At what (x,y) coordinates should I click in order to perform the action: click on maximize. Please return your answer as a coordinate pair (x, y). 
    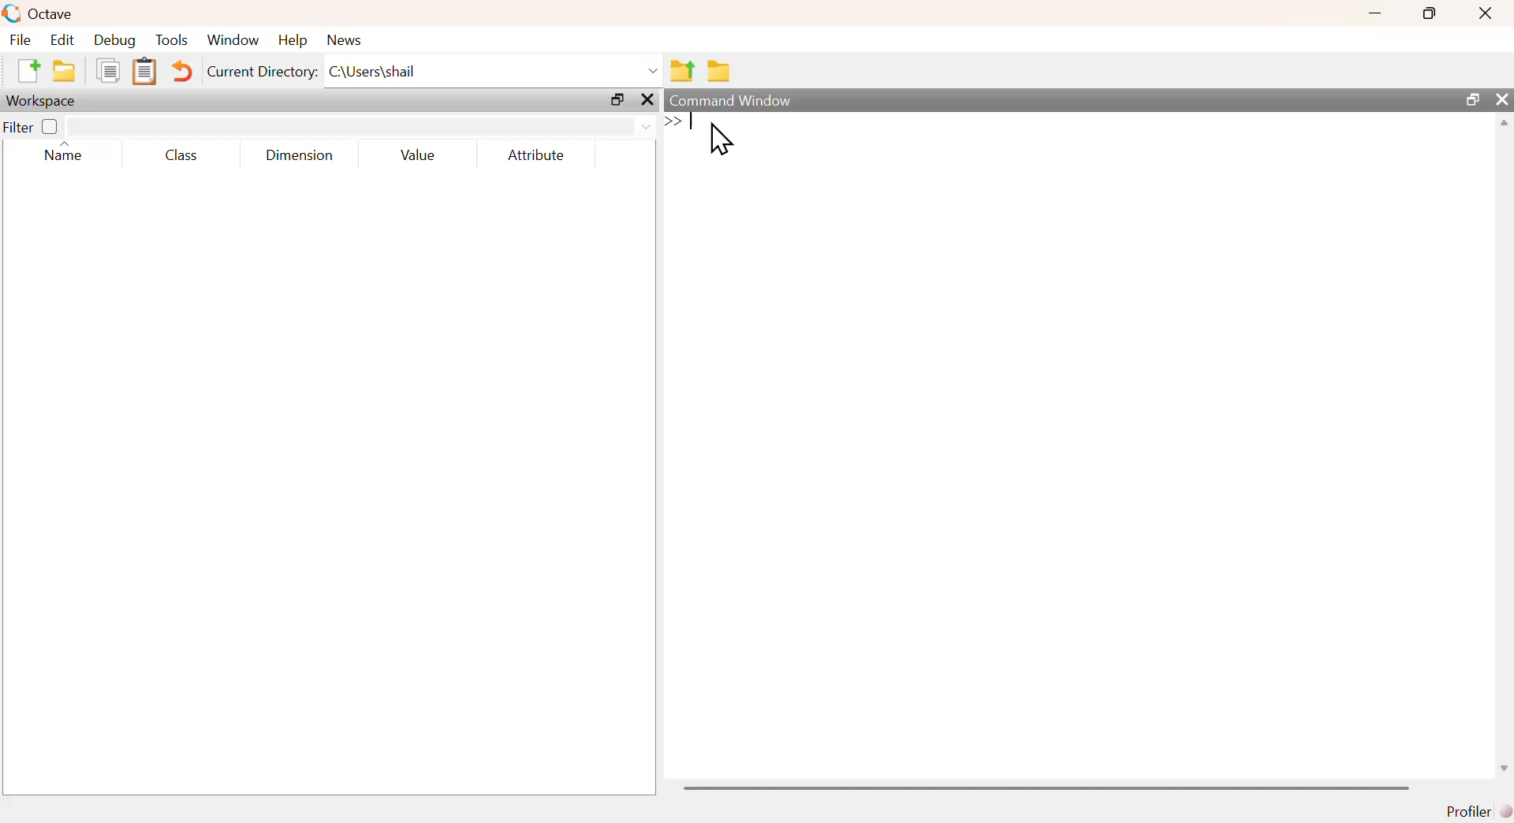
    Looking at the image, I should click on (1470, 99).